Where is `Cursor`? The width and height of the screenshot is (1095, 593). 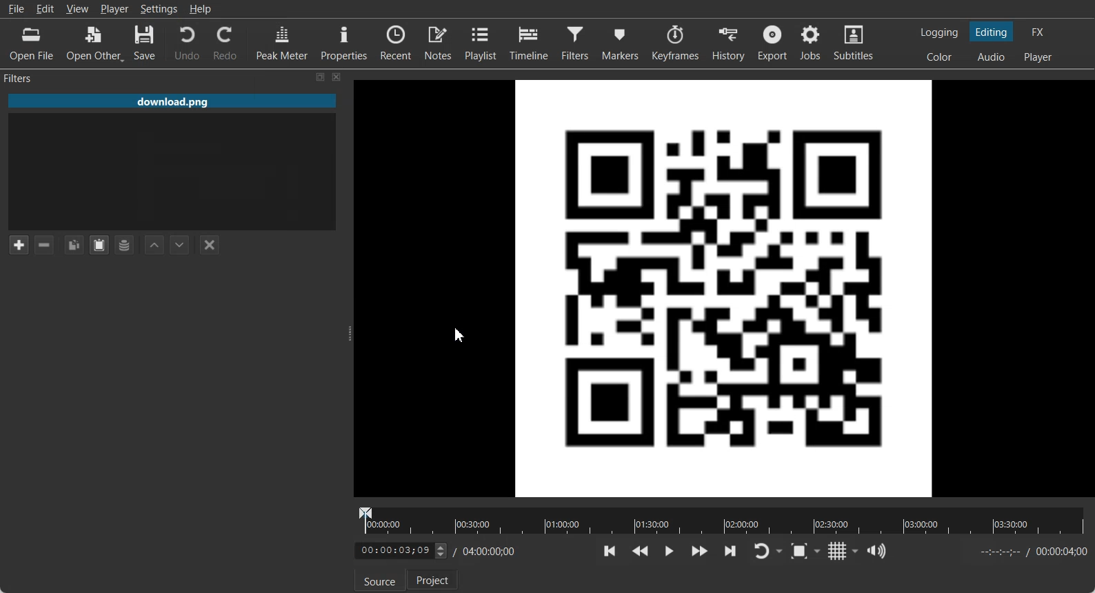
Cursor is located at coordinates (463, 334).